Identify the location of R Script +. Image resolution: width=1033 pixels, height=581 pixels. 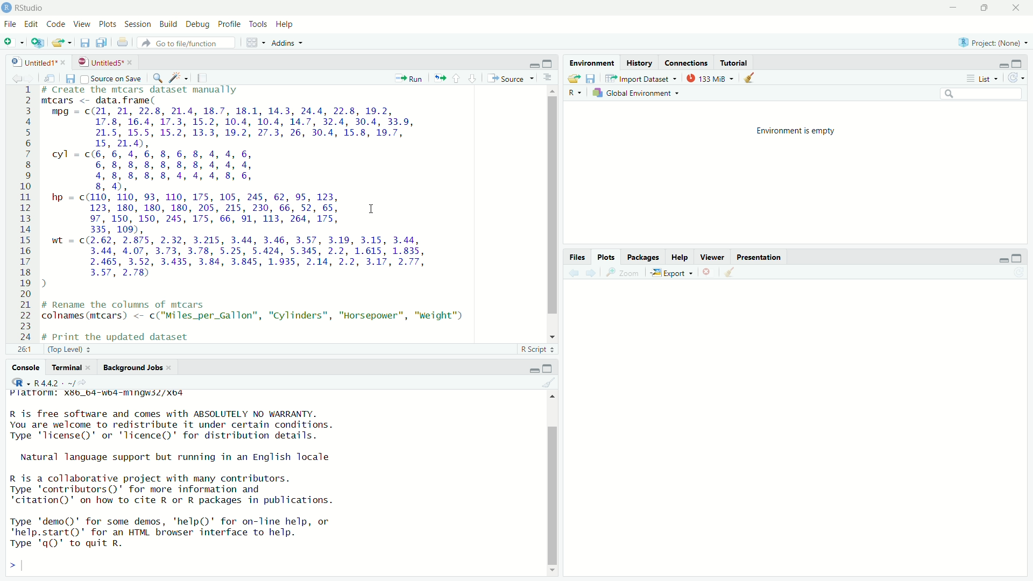
(535, 351).